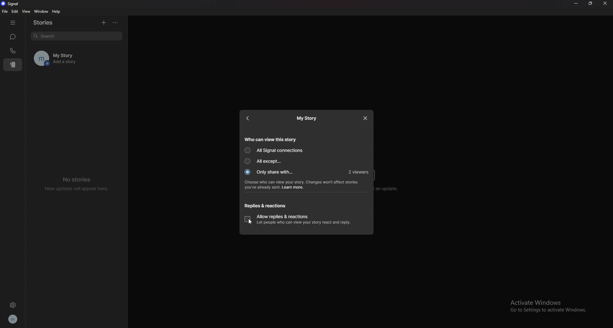 This screenshot has width=613, height=328. I want to click on close, so click(366, 118).